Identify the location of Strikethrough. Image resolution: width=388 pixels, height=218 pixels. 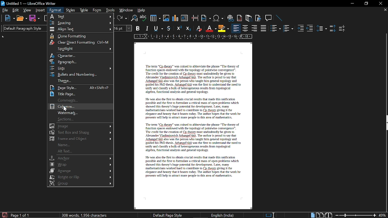
(170, 28).